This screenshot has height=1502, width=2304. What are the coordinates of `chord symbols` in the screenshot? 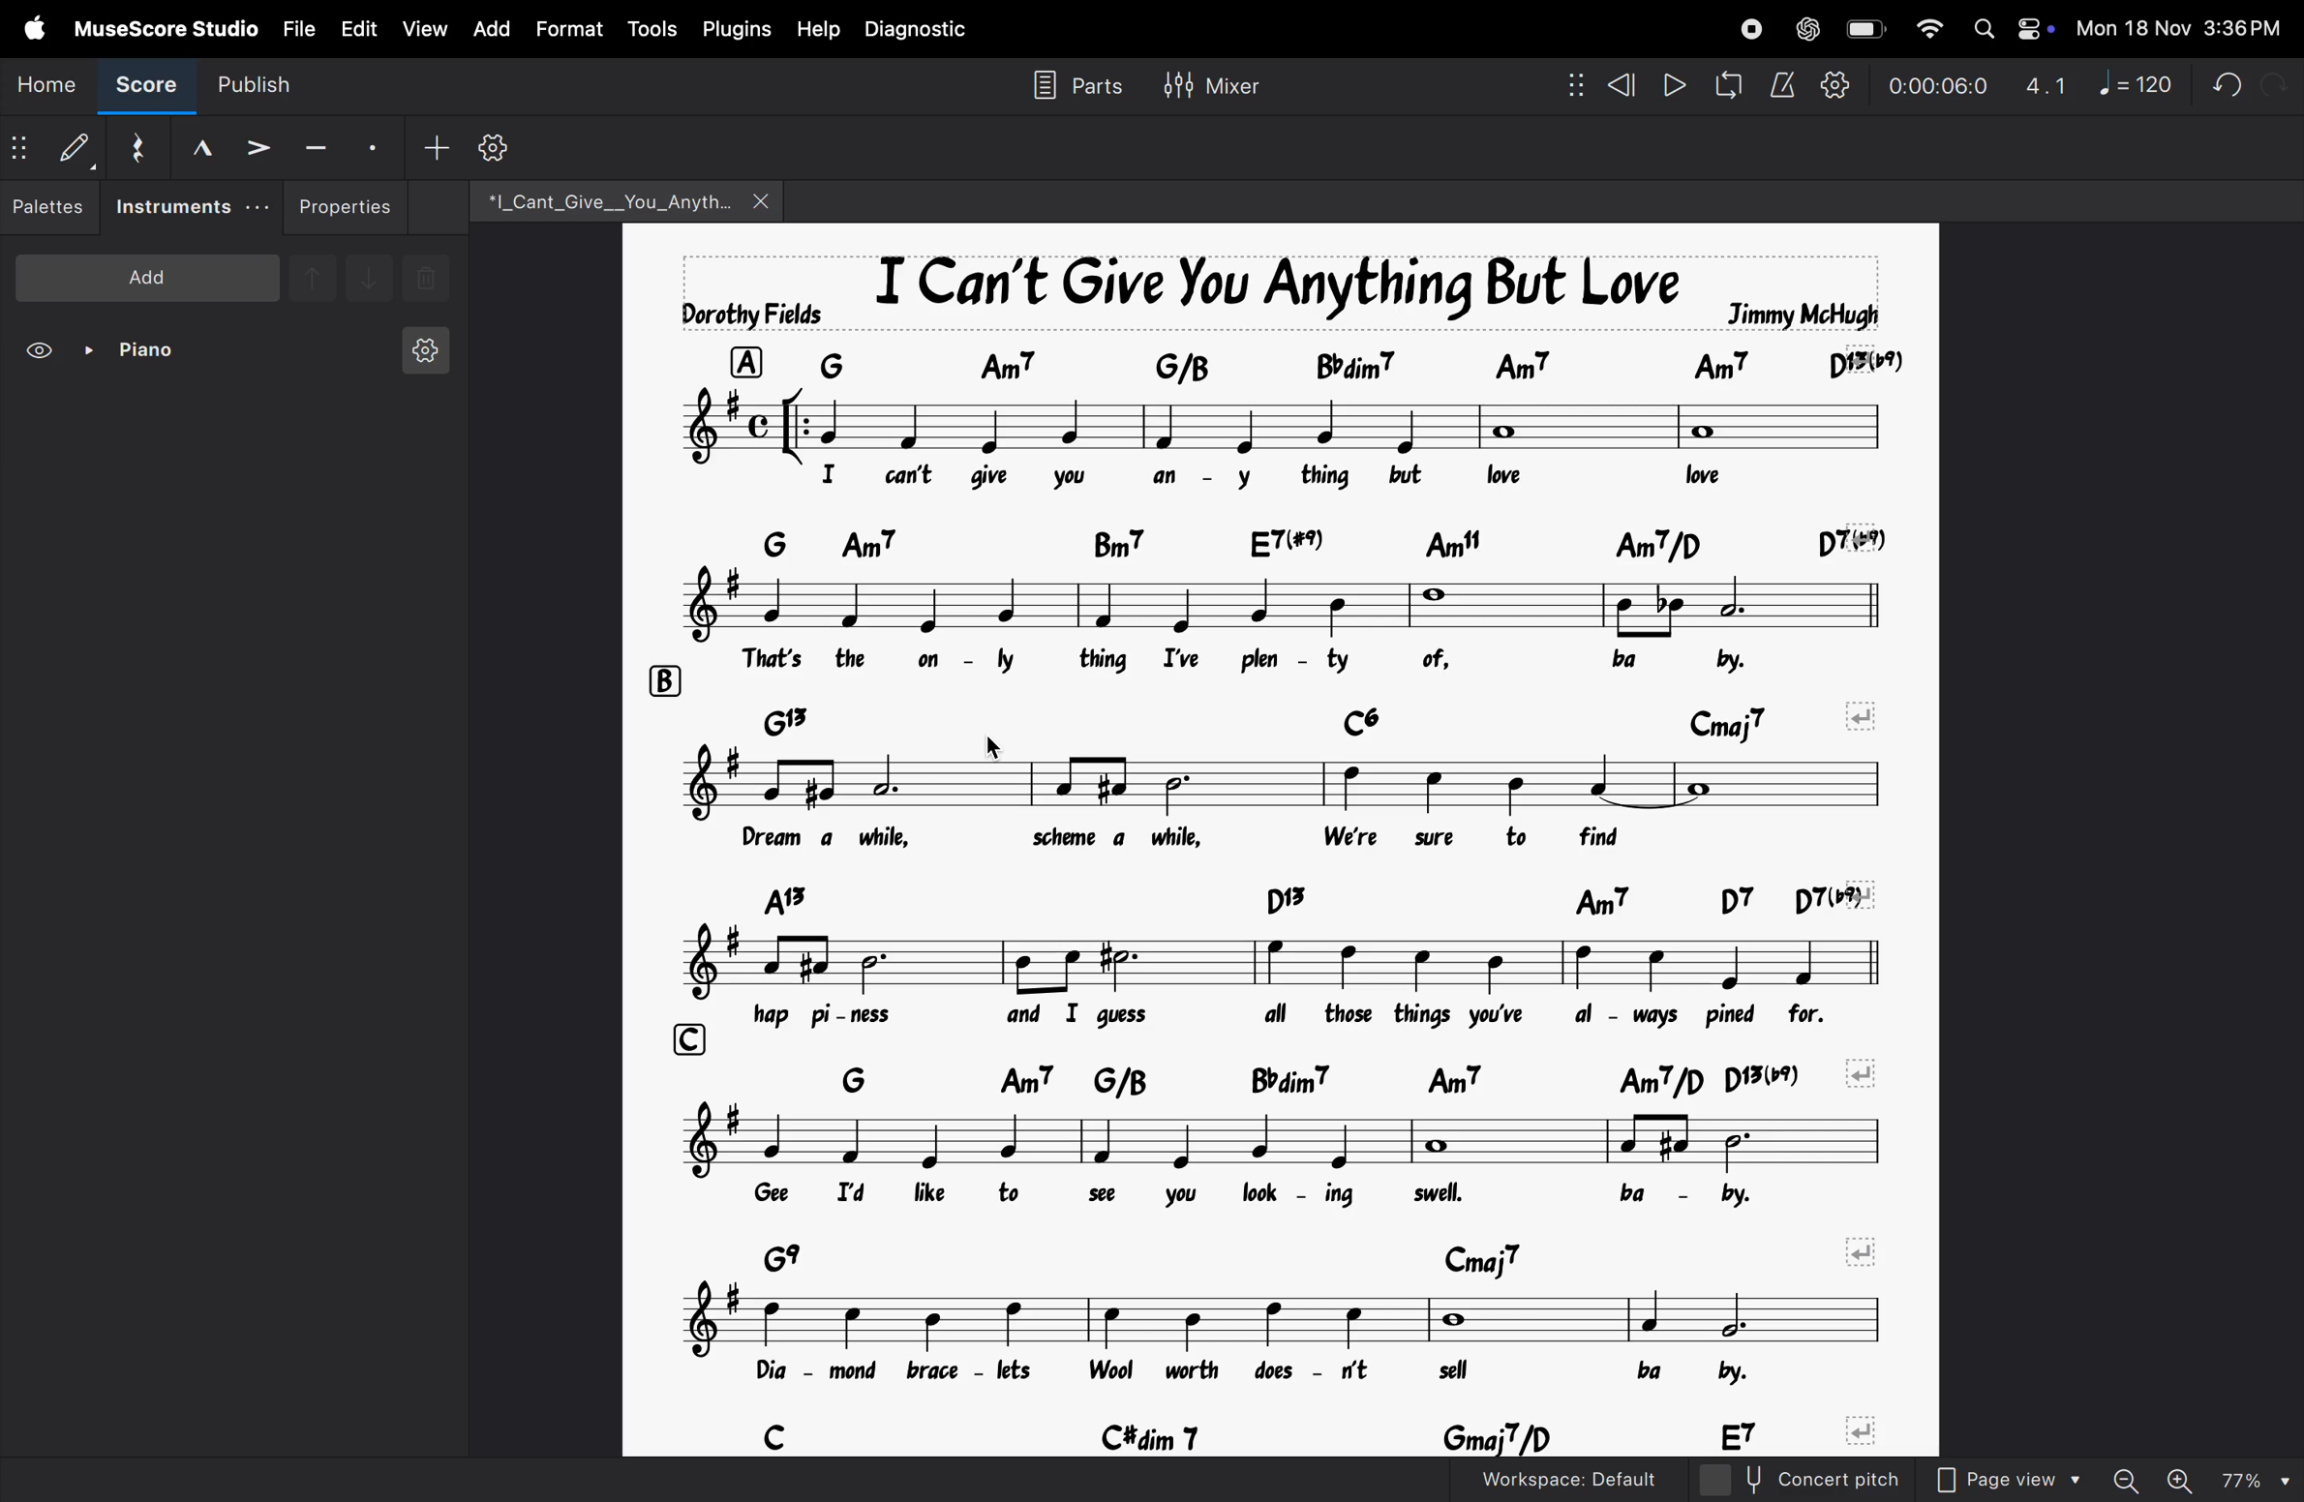 It's located at (1316, 715).